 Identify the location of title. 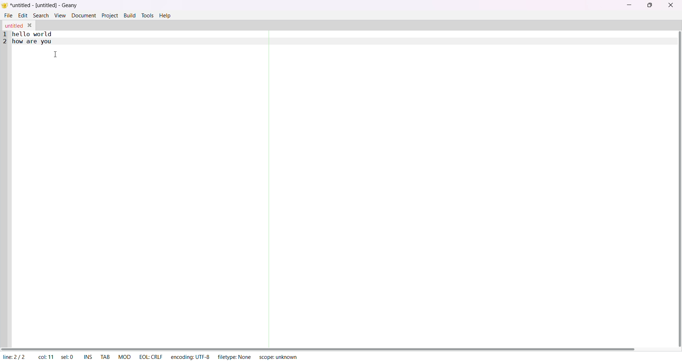
(45, 5).